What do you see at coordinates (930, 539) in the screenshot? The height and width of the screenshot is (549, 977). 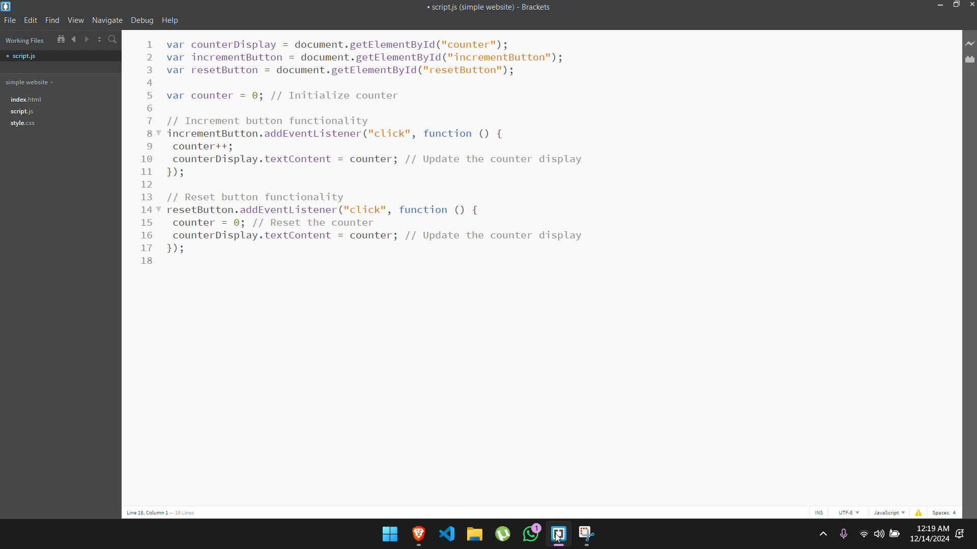 I see `12/14/2024` at bounding box center [930, 539].